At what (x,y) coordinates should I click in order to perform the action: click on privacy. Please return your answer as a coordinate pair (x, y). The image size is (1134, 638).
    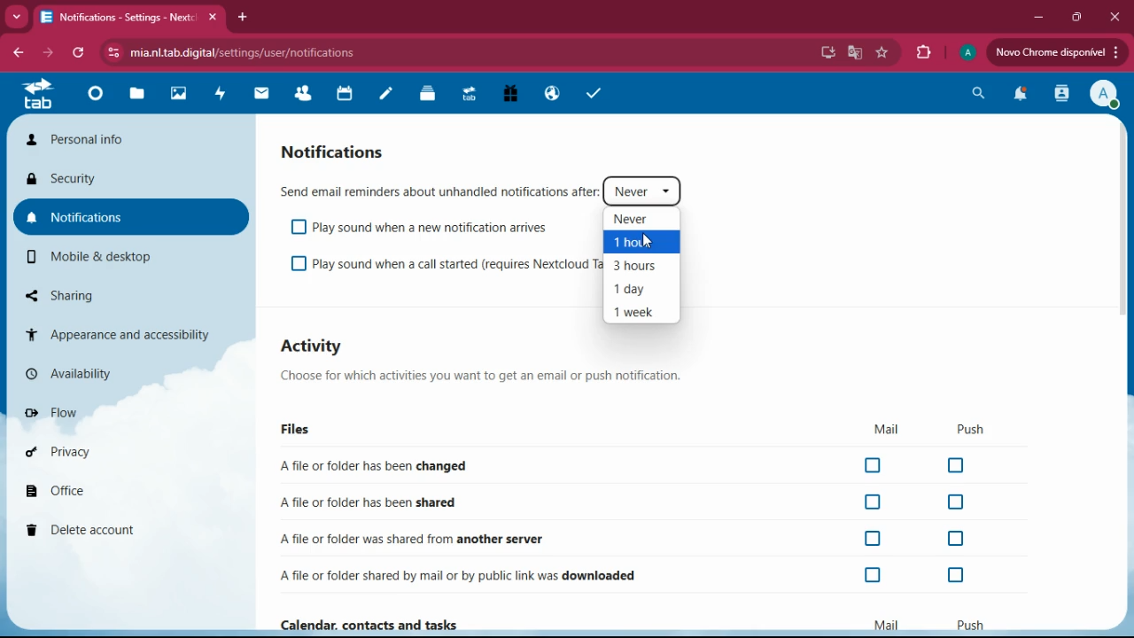
    Looking at the image, I should click on (111, 453).